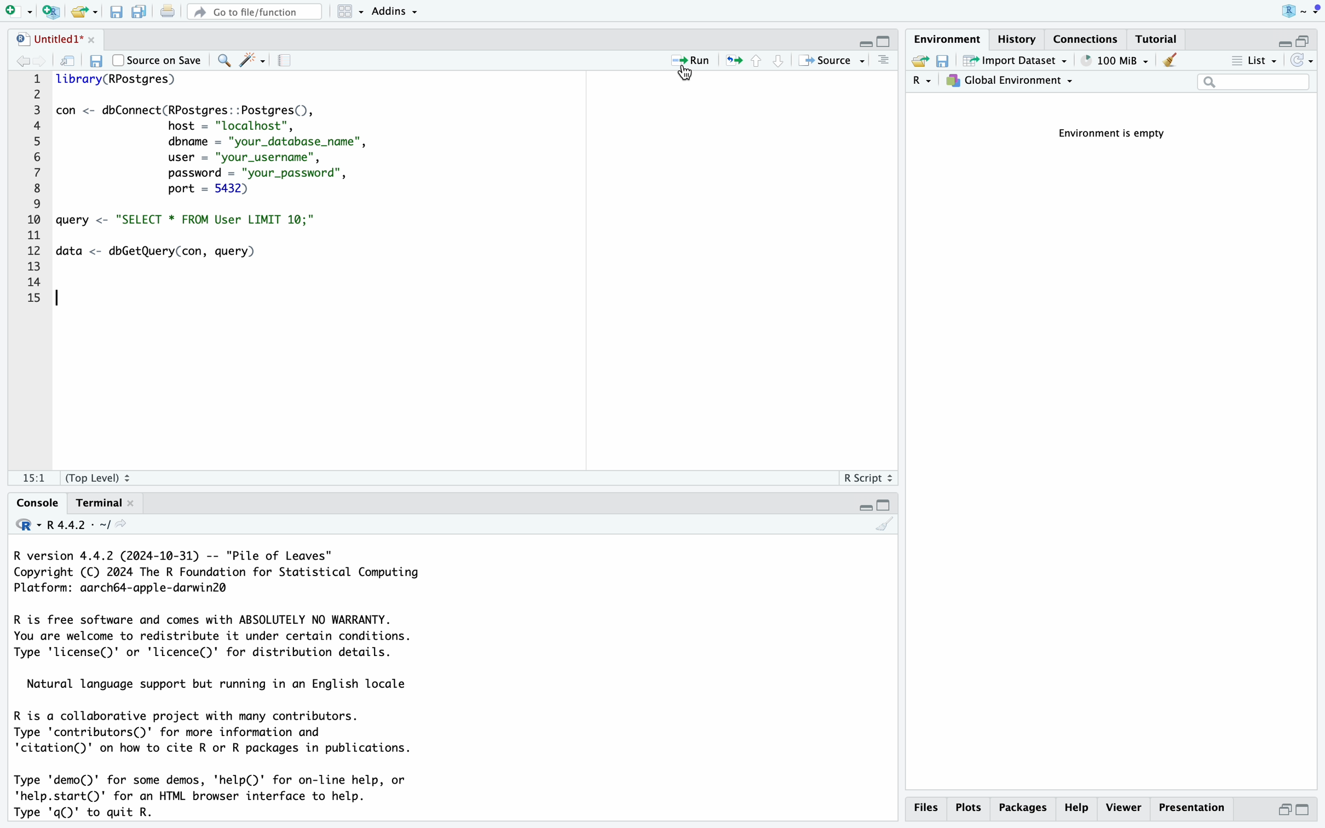 This screenshot has width=1325, height=828. What do you see at coordinates (1076, 809) in the screenshot?
I see `help` at bounding box center [1076, 809].